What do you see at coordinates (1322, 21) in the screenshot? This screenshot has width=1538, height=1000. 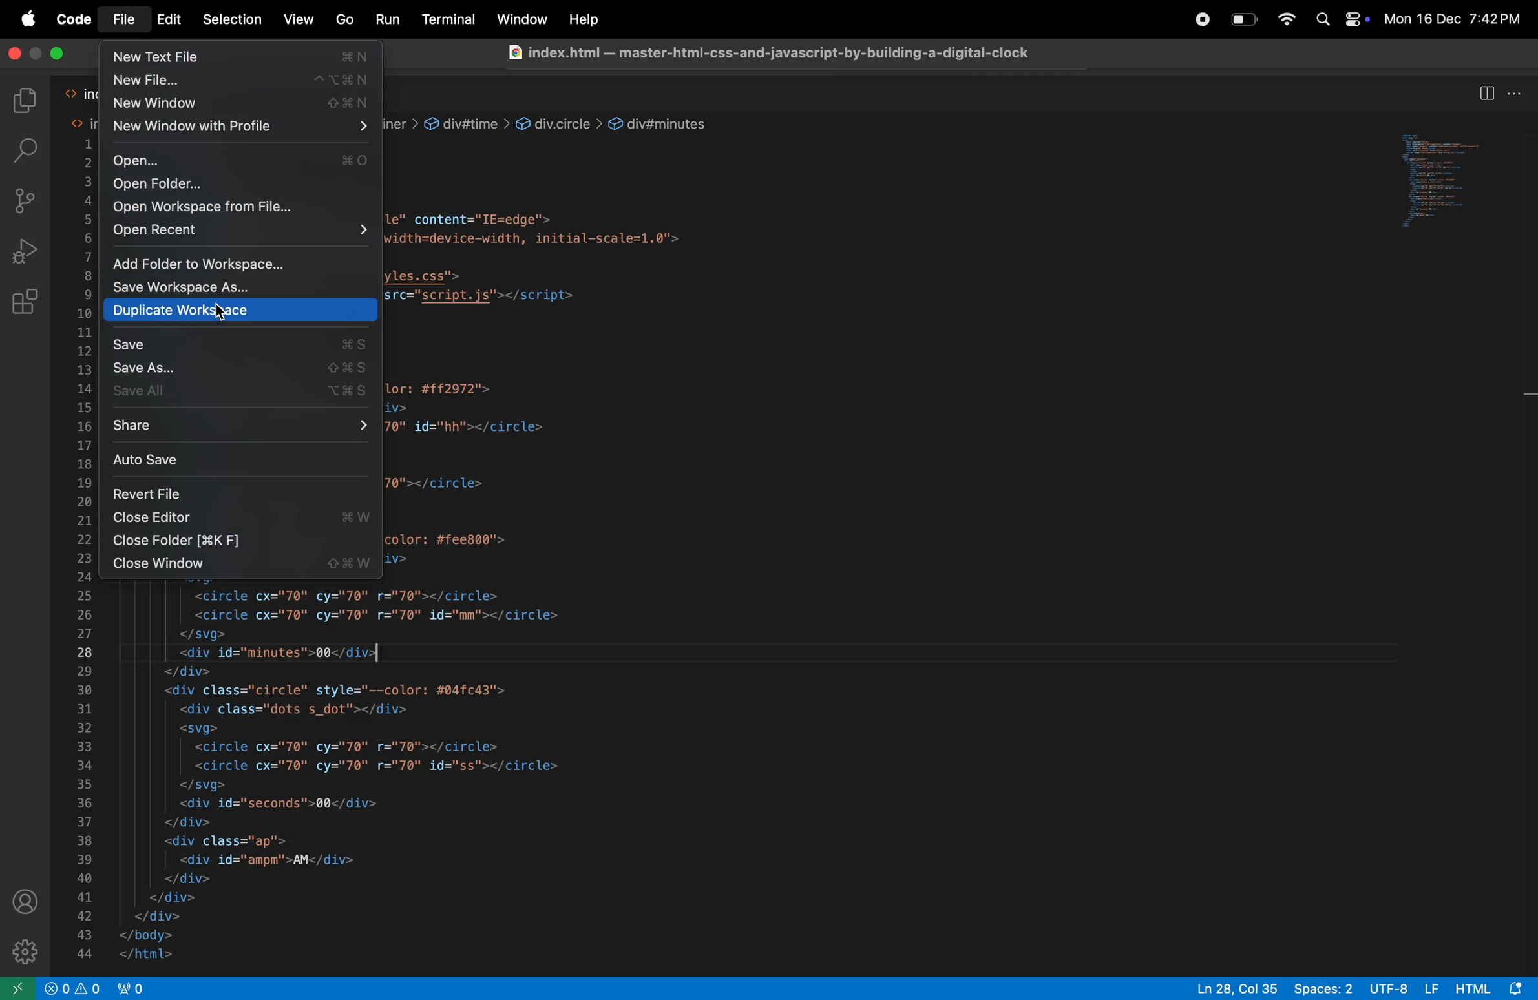 I see `spotlight search` at bounding box center [1322, 21].